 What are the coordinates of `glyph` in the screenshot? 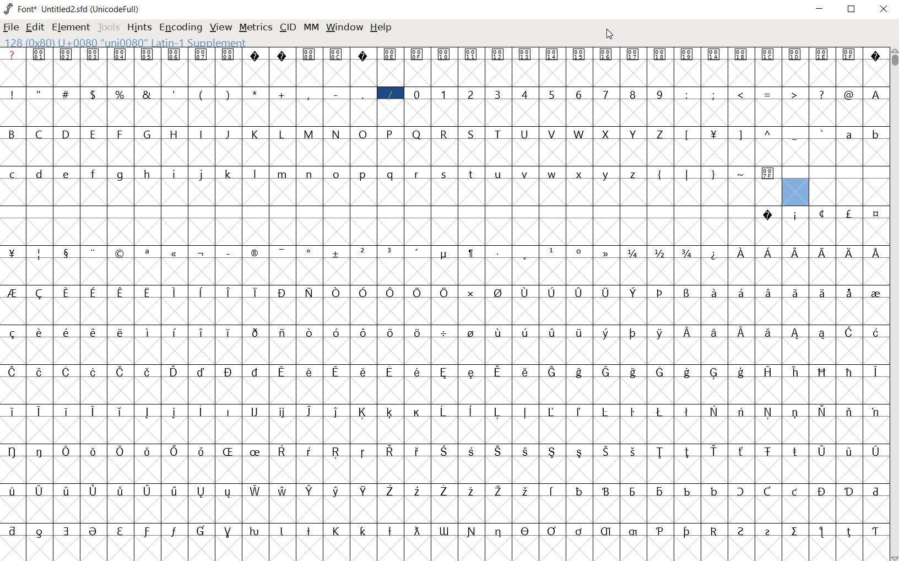 It's located at (174, 531).